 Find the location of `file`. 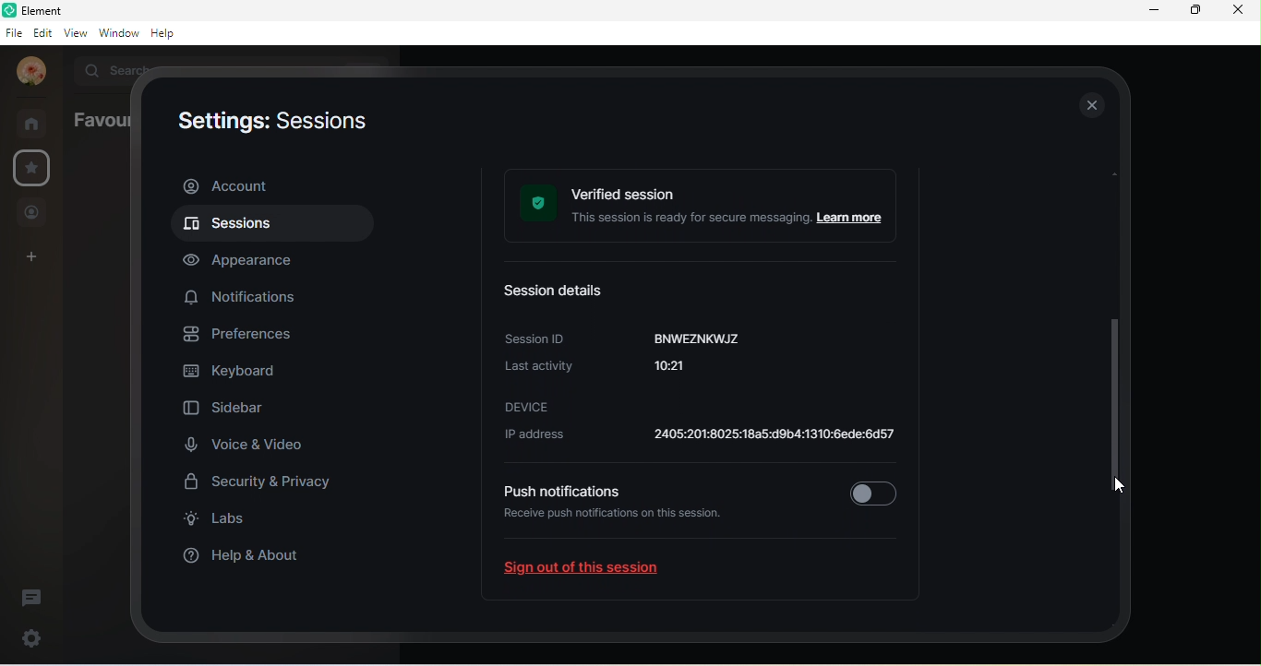

file is located at coordinates (13, 34).